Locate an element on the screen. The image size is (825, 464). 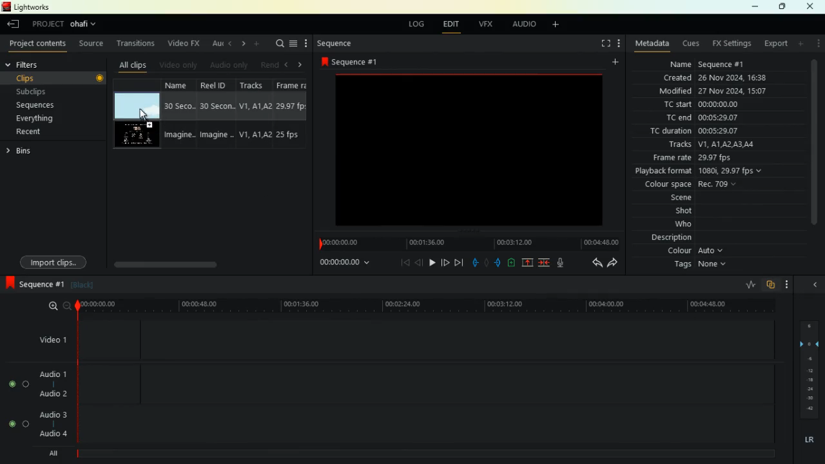
add is located at coordinates (614, 63).